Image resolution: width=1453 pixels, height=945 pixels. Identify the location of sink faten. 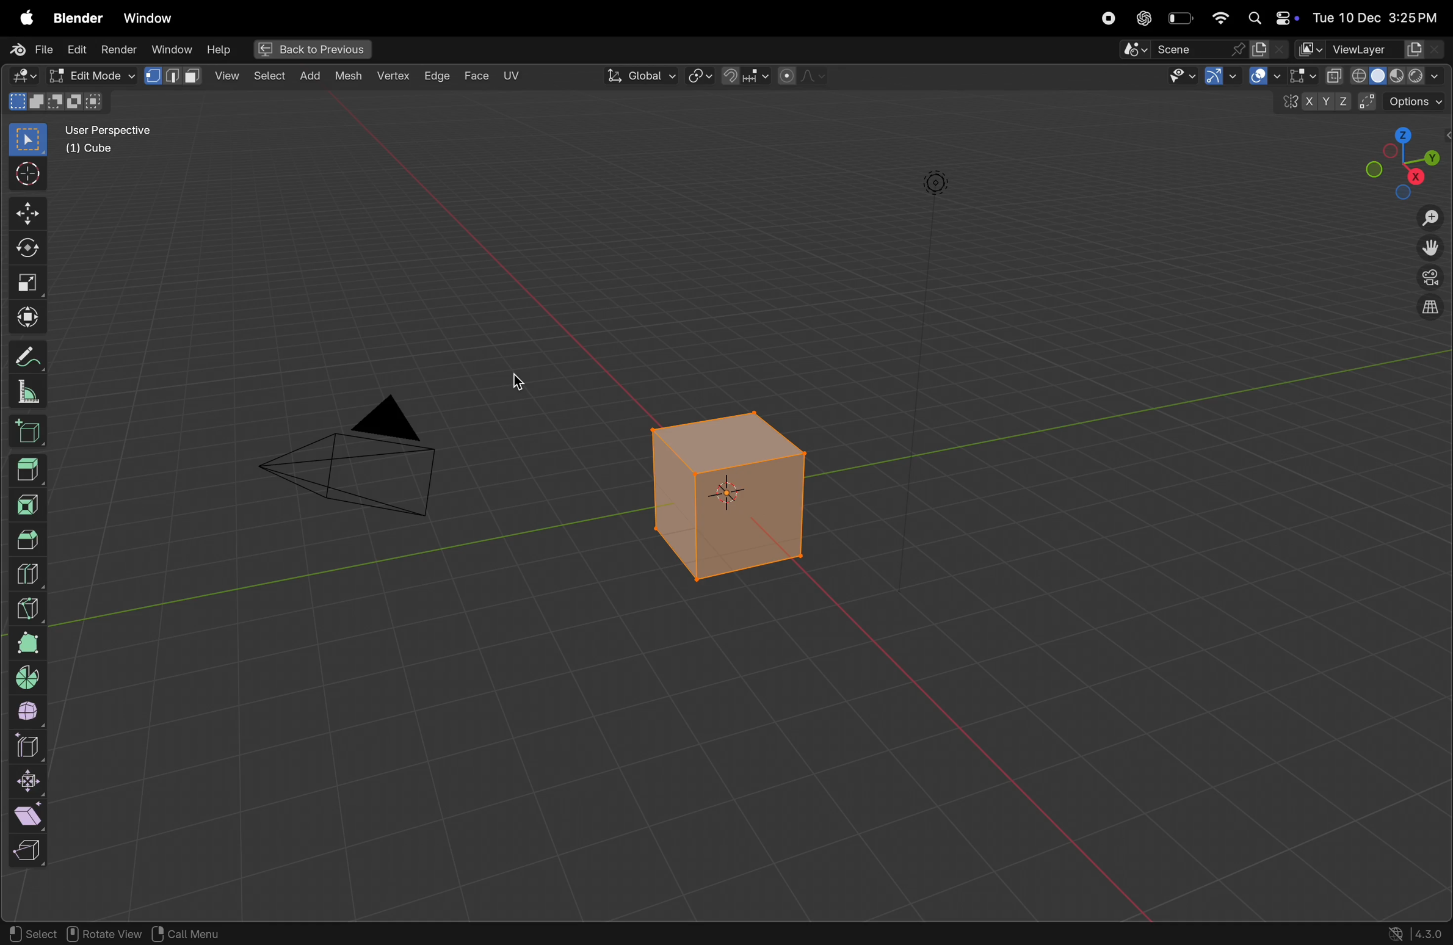
(31, 781).